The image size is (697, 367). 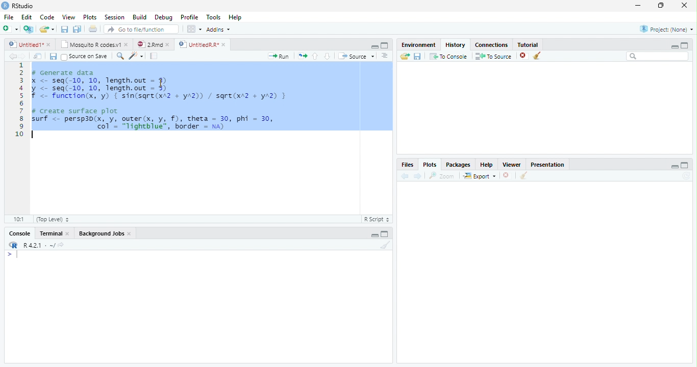 What do you see at coordinates (10, 29) in the screenshot?
I see `New file` at bounding box center [10, 29].